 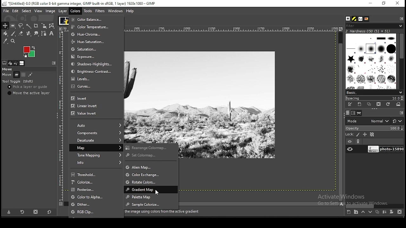 What do you see at coordinates (95, 190) in the screenshot?
I see `posterize` at bounding box center [95, 190].